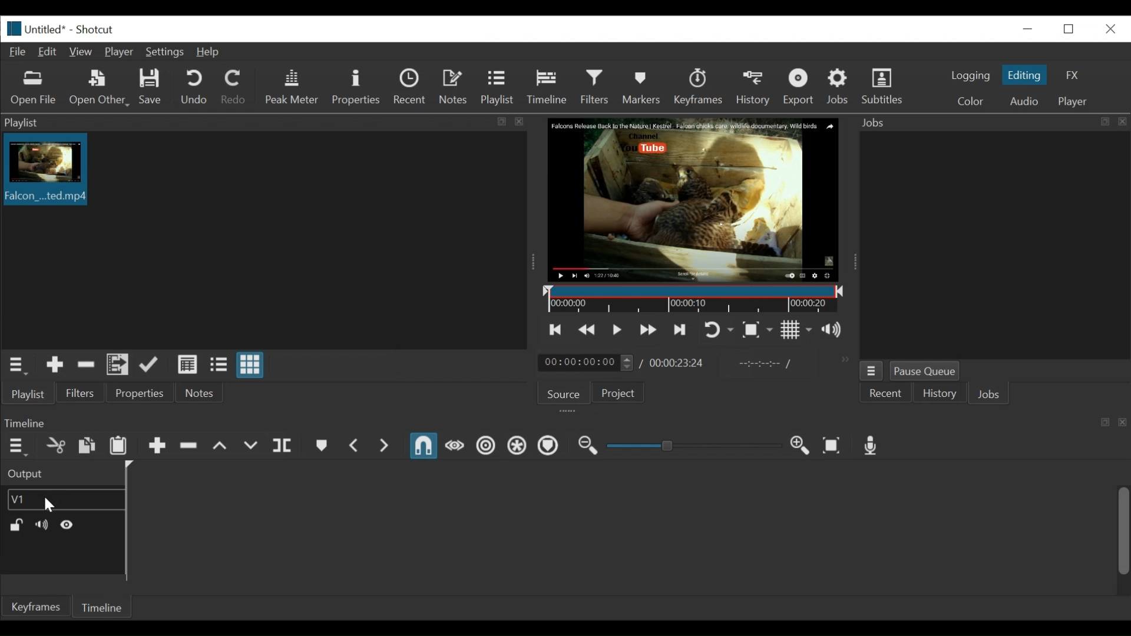  I want to click on Export, so click(799, 88).